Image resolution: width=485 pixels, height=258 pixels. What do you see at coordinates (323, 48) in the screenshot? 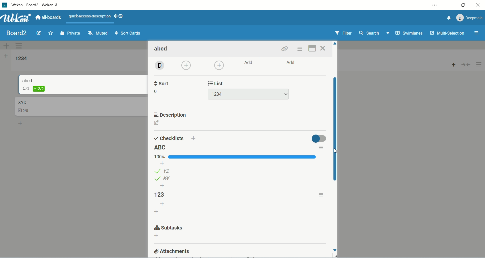
I see `close` at bounding box center [323, 48].